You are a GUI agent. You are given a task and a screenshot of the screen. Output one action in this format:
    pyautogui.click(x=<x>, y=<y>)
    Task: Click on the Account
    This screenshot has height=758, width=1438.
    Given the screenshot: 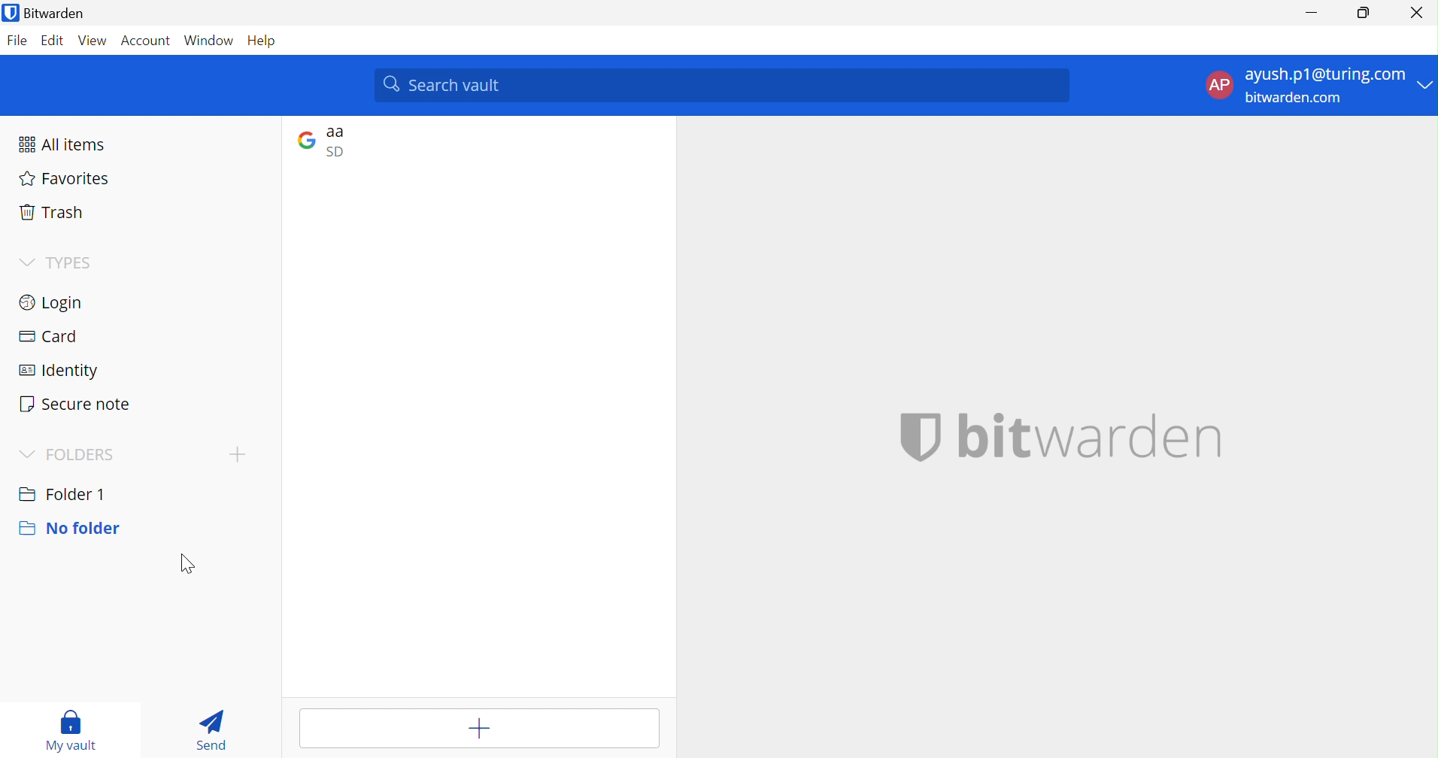 What is the action you would take?
    pyautogui.click(x=148, y=40)
    